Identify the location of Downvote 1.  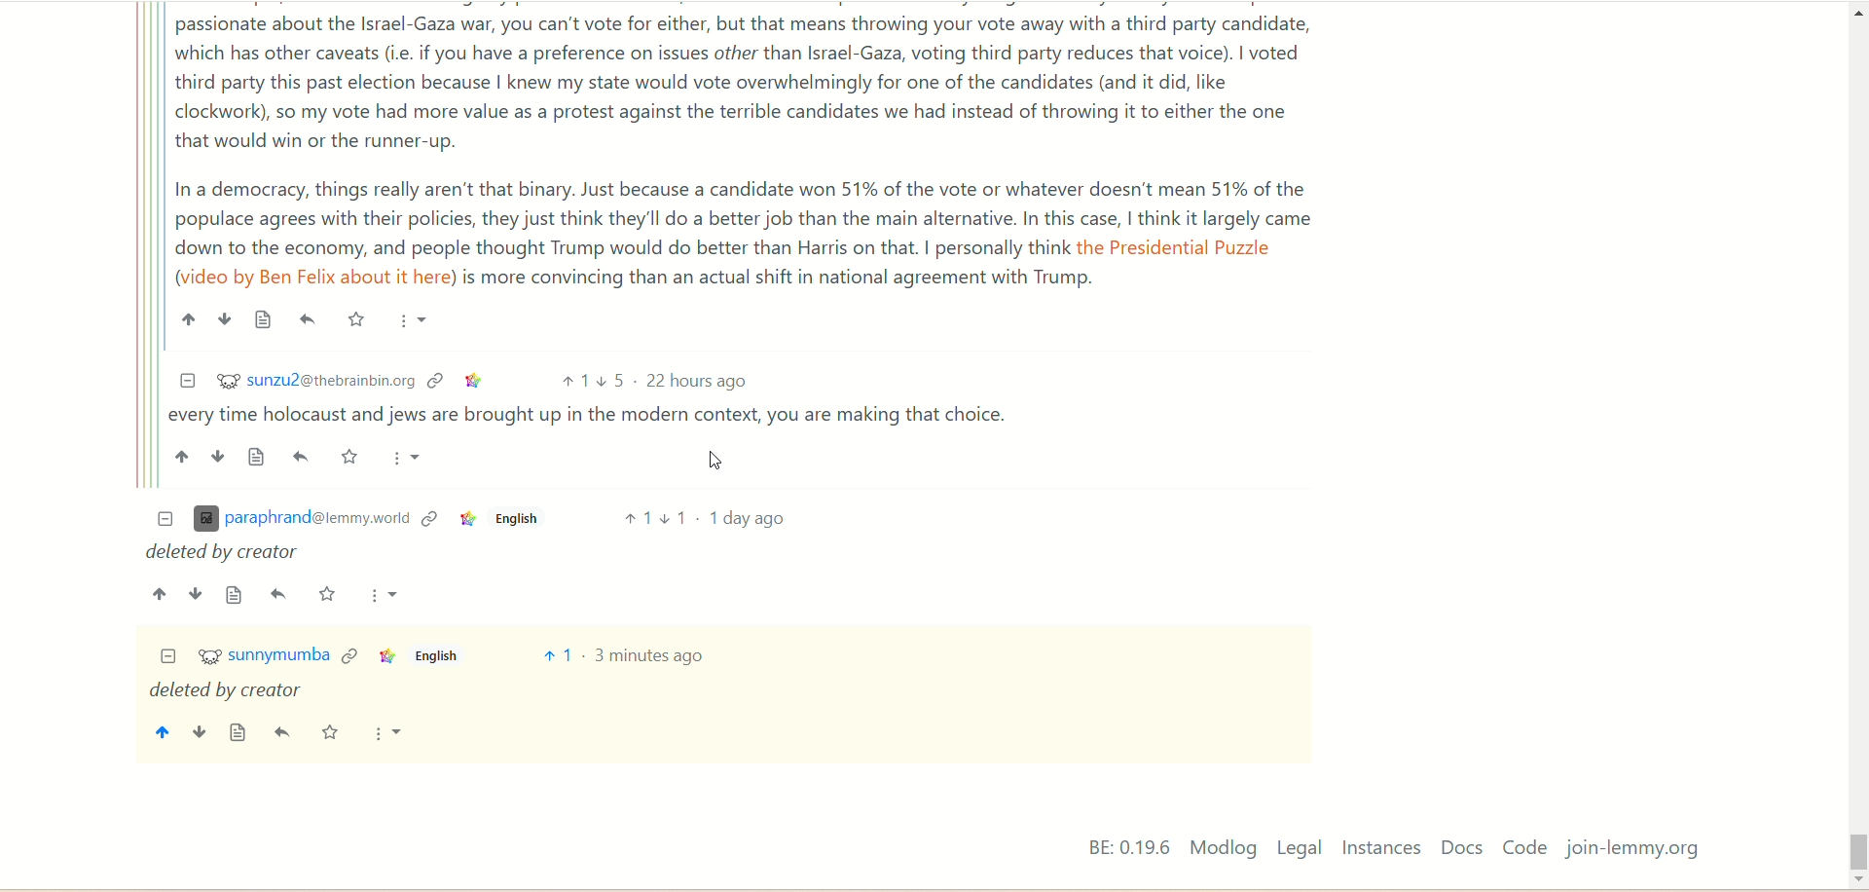
(675, 517).